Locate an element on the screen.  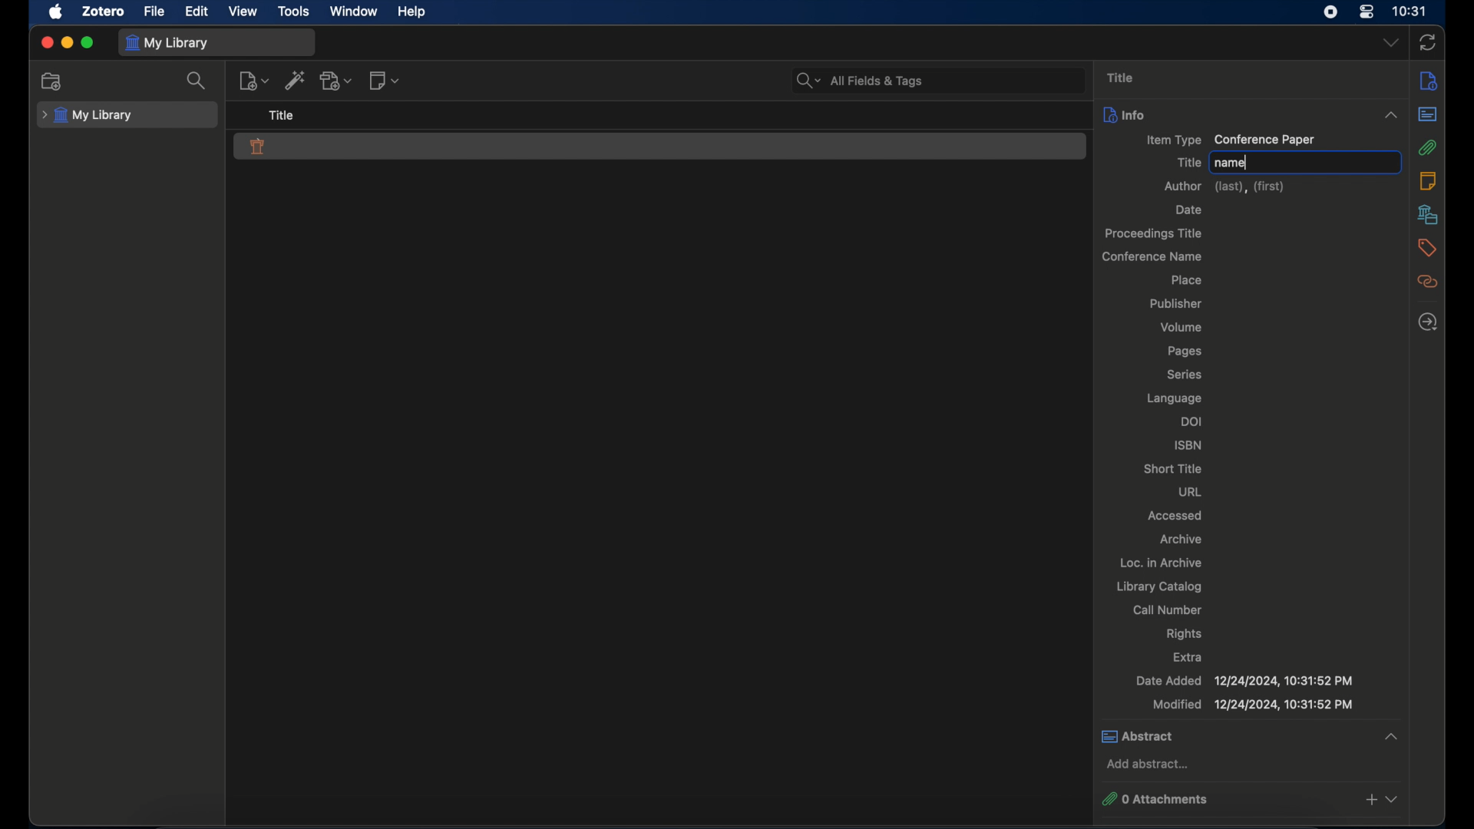
attachments is located at coordinates (1428, 148).